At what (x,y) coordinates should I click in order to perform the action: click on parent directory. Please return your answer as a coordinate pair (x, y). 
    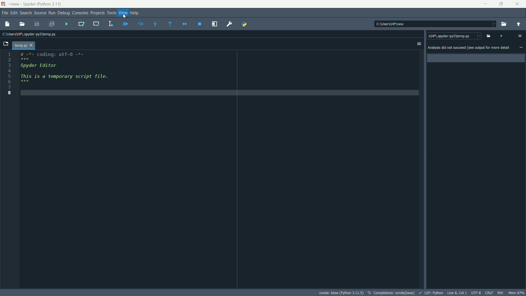
    Looking at the image, I should click on (521, 24).